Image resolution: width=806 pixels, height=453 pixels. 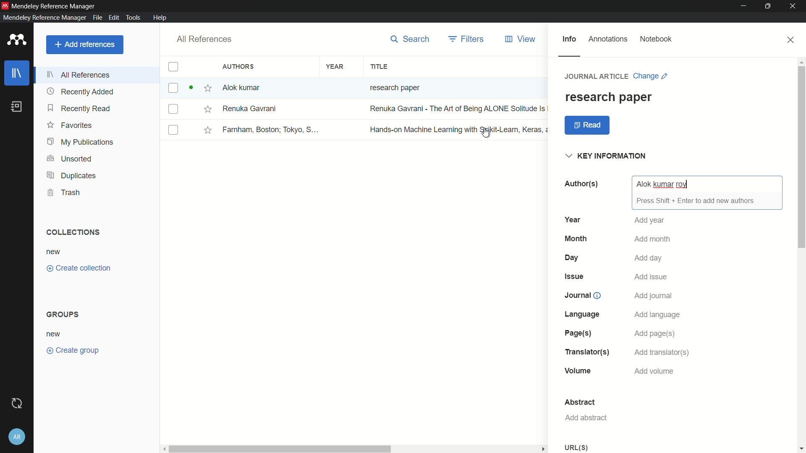 What do you see at coordinates (18, 403) in the screenshot?
I see `sync` at bounding box center [18, 403].